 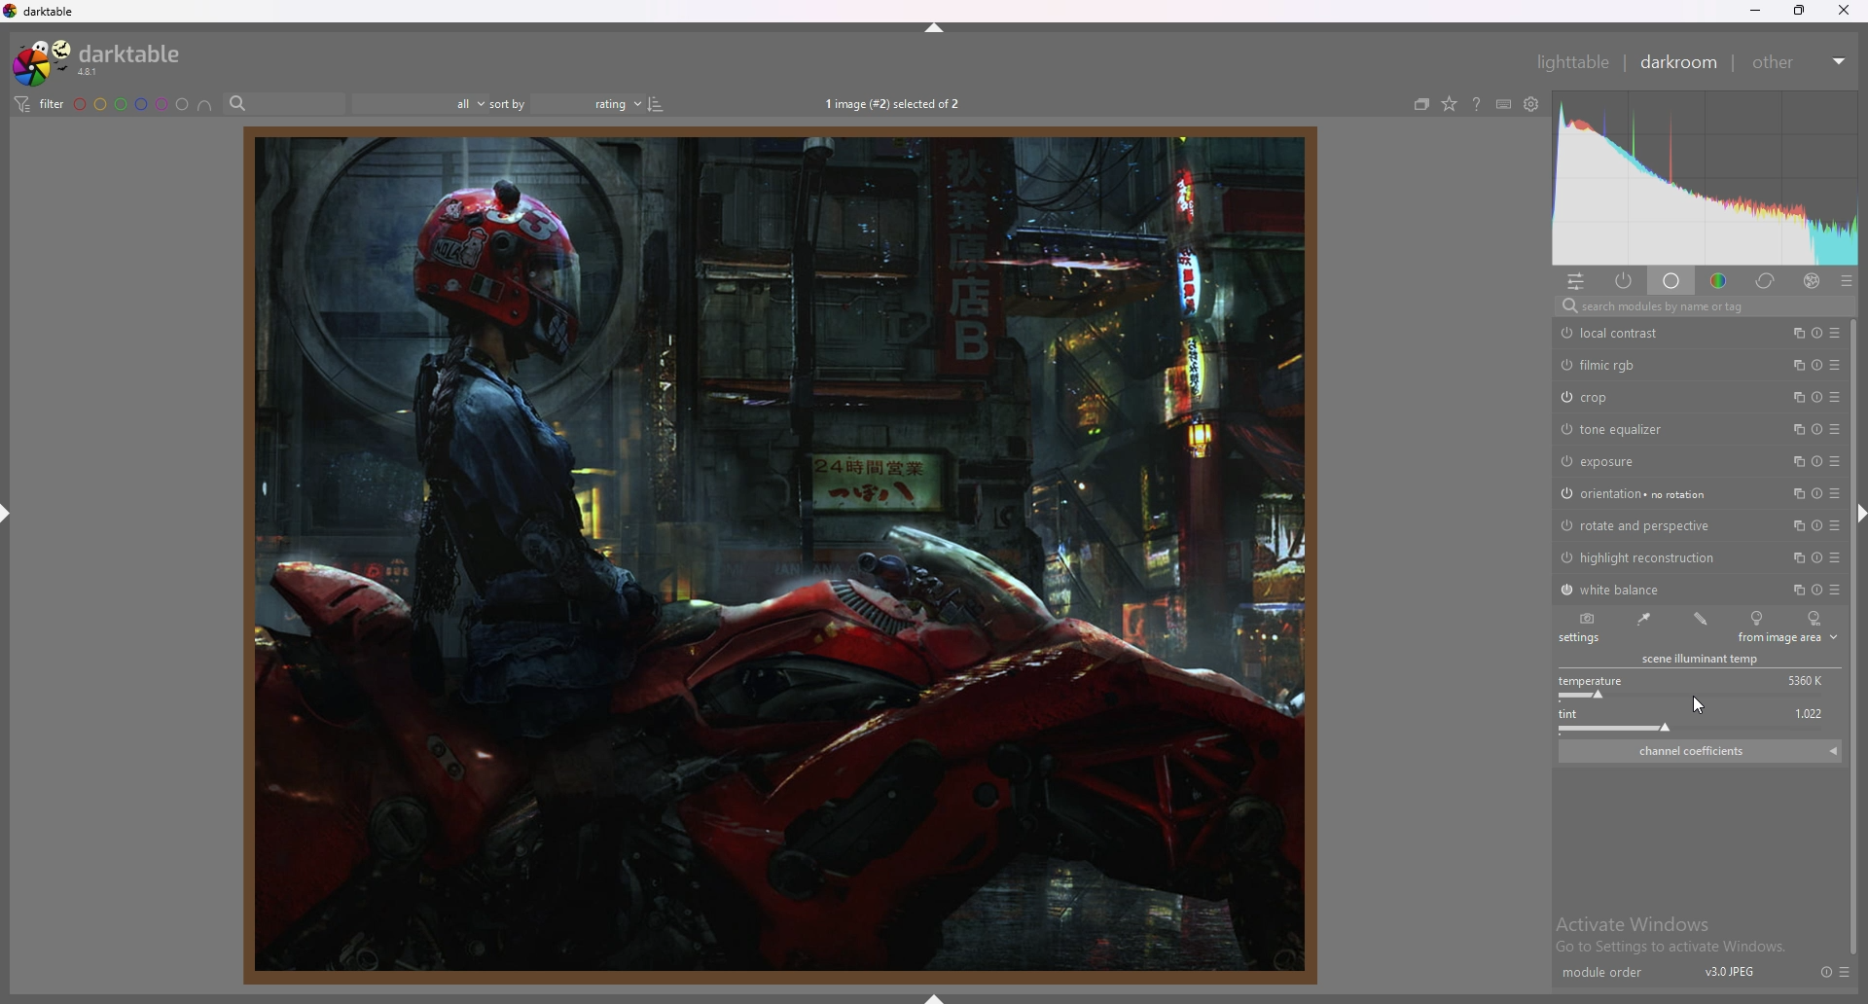 What do you see at coordinates (1680, 62) in the screenshot?
I see `darkroom` at bounding box center [1680, 62].